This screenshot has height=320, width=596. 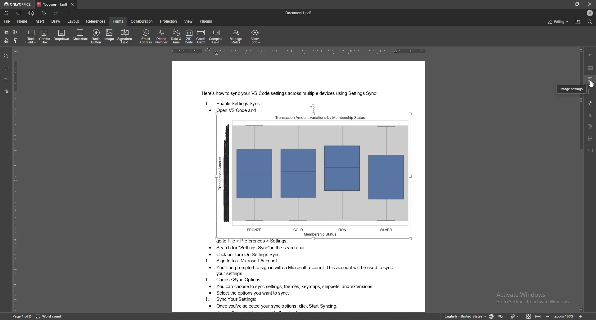 I want to click on collaboration, so click(x=142, y=21).